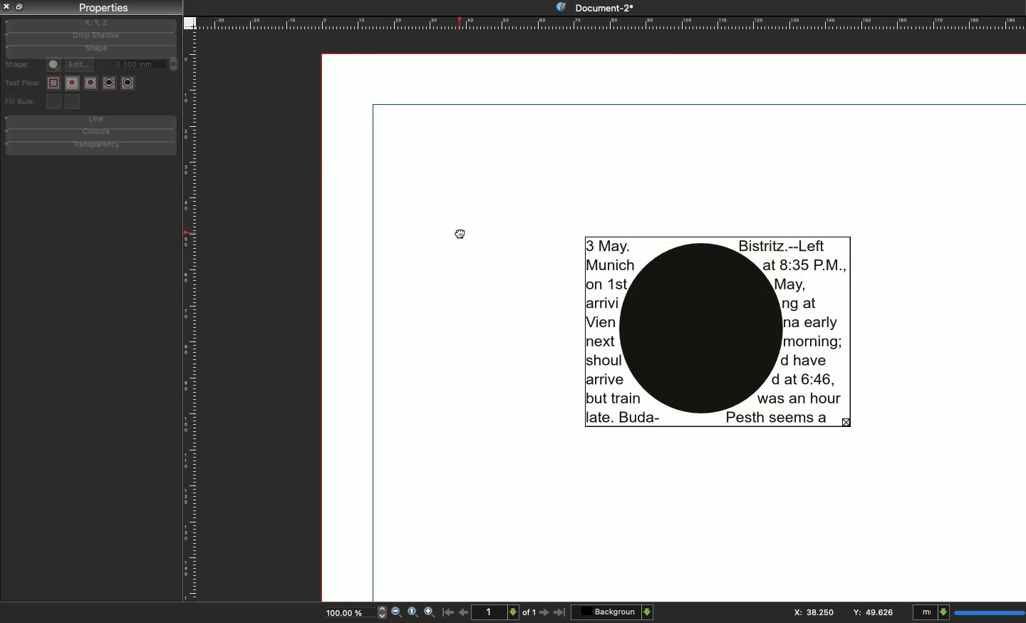 Image resolution: width=1026 pixels, height=623 pixels. What do you see at coordinates (969, 611) in the screenshot?
I see `Units` at bounding box center [969, 611].